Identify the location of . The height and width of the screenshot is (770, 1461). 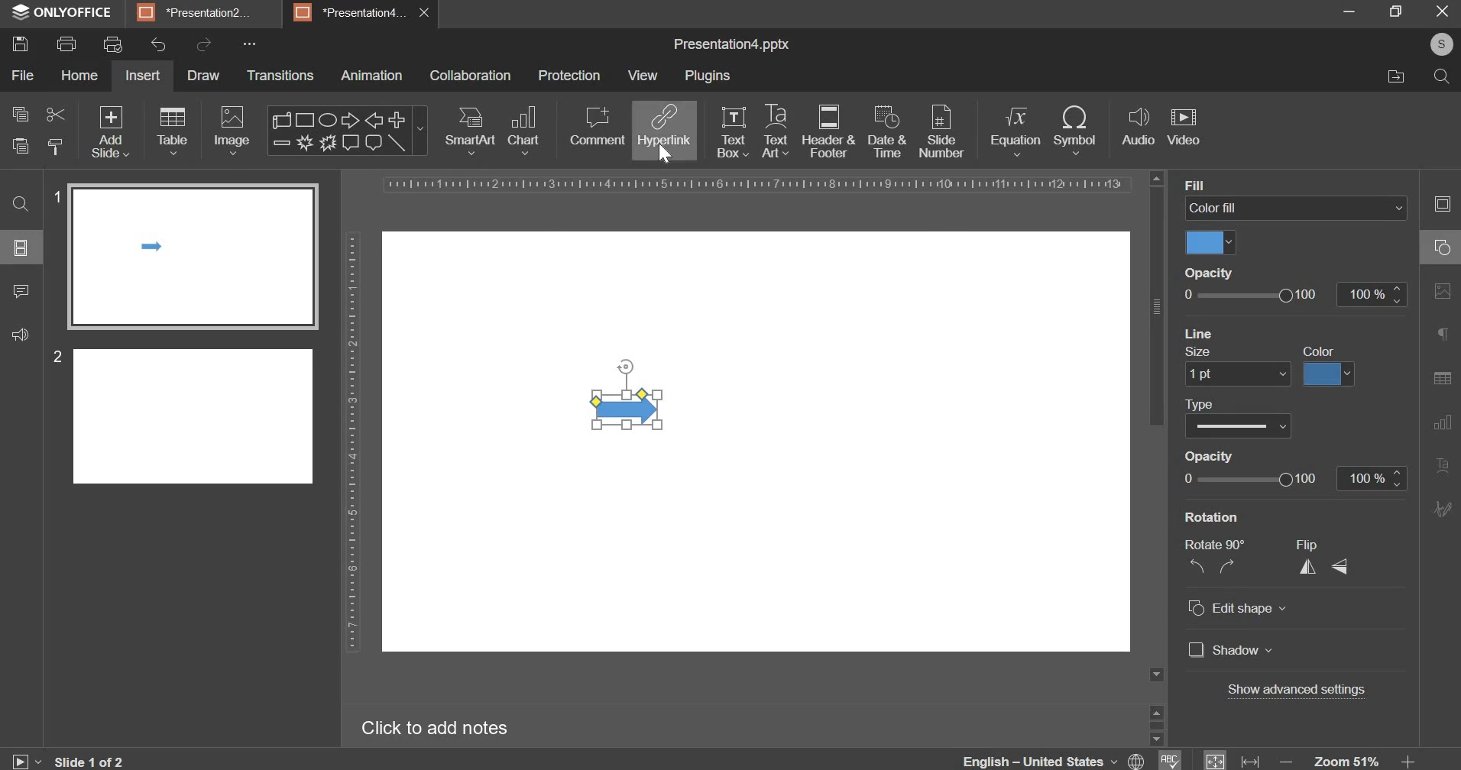
(246, 44).